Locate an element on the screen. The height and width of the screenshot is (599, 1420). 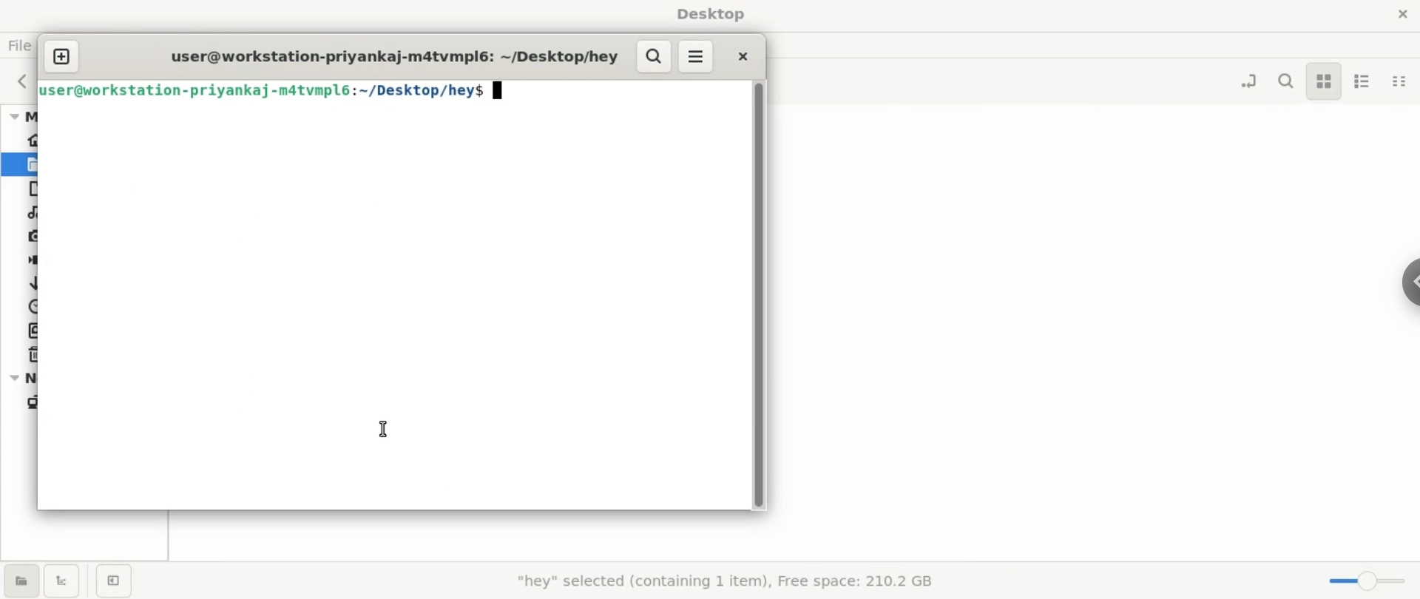
toggle location entry is located at coordinates (1248, 79).